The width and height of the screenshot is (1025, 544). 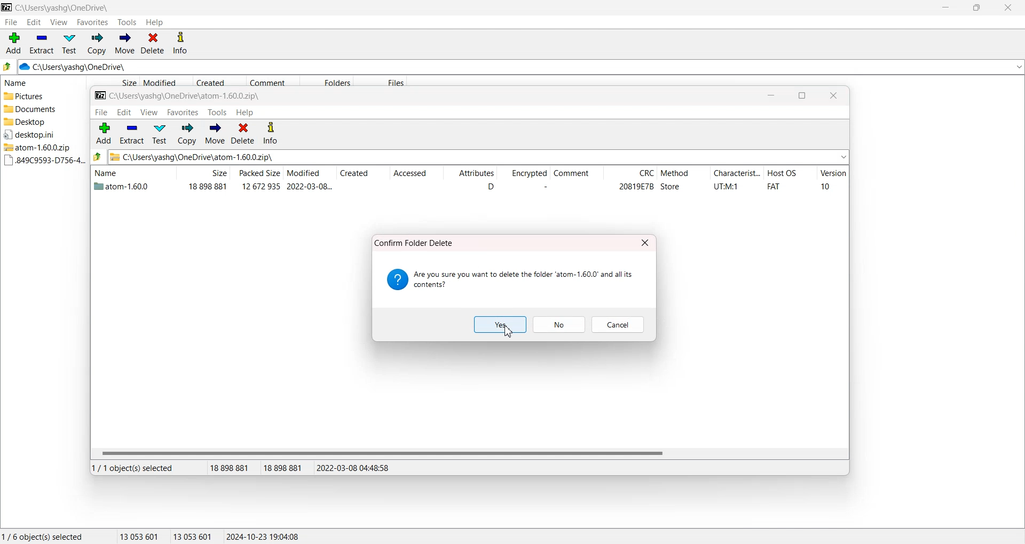 I want to click on edit, so click(x=124, y=113).